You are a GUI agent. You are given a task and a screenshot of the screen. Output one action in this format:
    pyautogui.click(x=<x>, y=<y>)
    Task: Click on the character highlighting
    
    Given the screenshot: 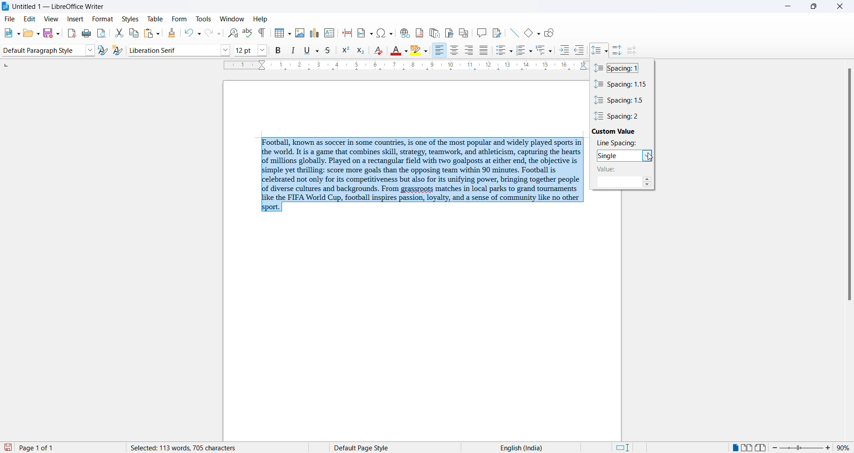 What is the action you would take?
    pyautogui.click(x=417, y=51)
    